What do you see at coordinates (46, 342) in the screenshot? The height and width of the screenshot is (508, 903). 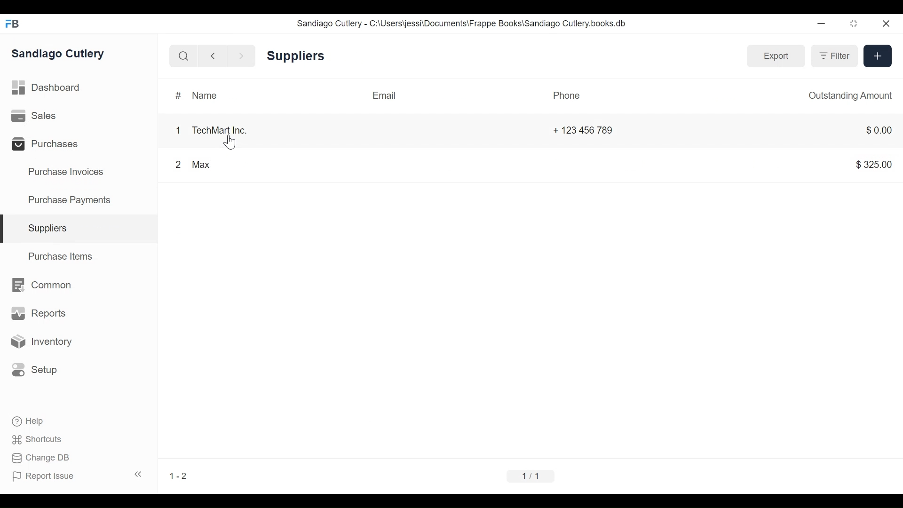 I see `Inventory` at bounding box center [46, 342].